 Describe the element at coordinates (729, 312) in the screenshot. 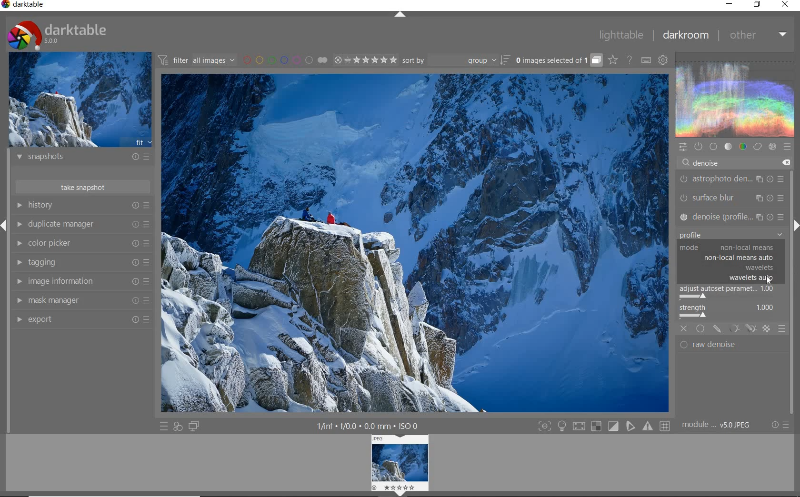

I see `strength` at that location.